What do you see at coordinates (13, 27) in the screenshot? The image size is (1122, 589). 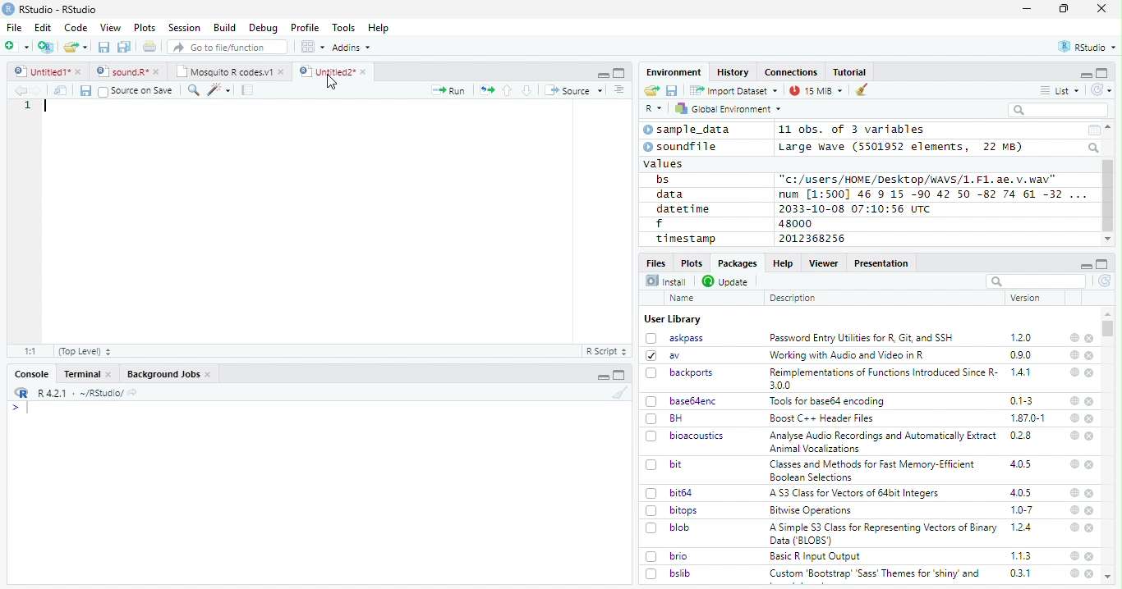 I see `File` at bounding box center [13, 27].